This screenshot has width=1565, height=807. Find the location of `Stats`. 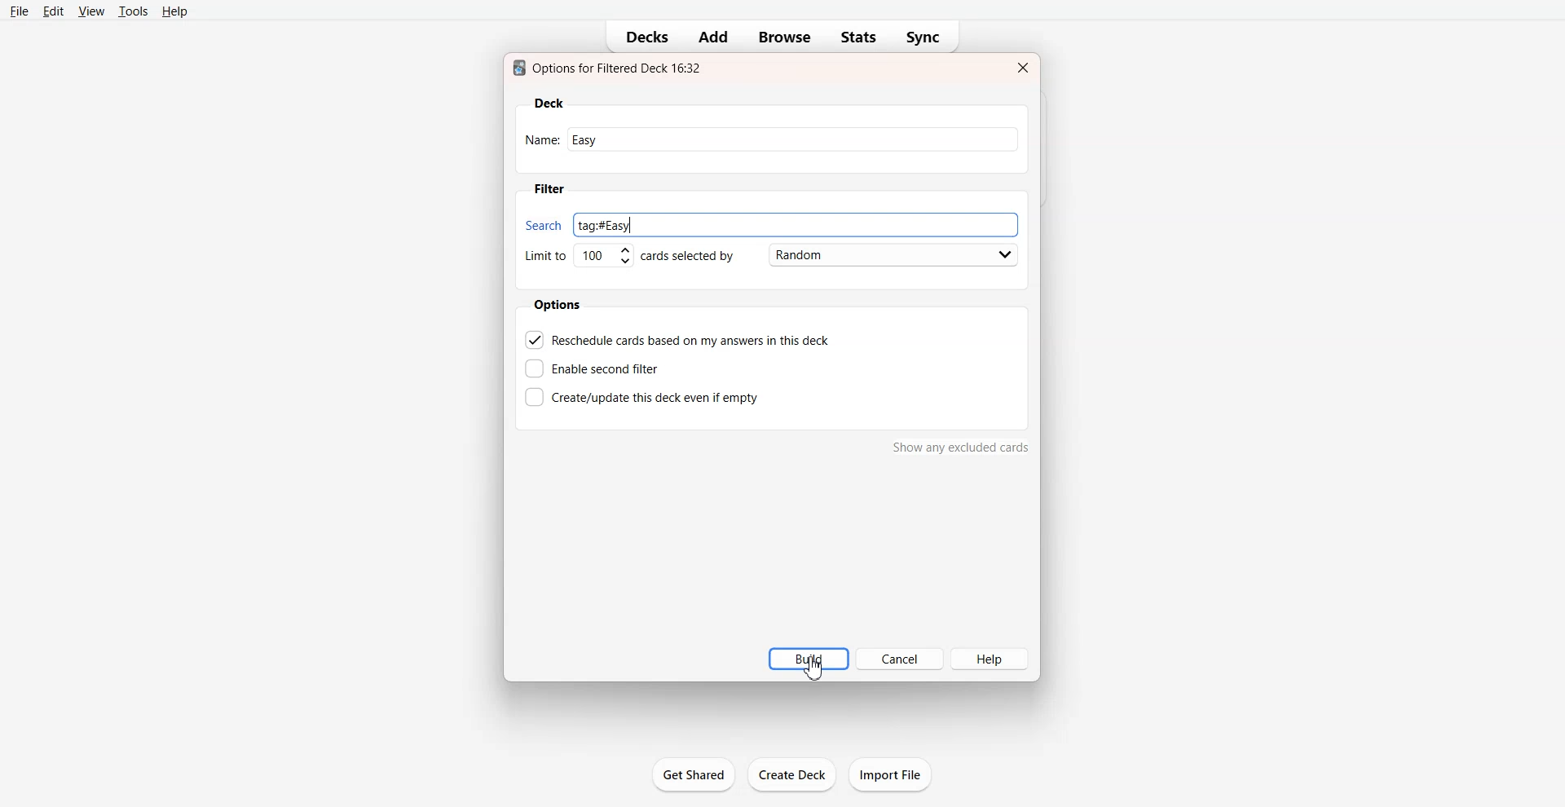

Stats is located at coordinates (858, 37).